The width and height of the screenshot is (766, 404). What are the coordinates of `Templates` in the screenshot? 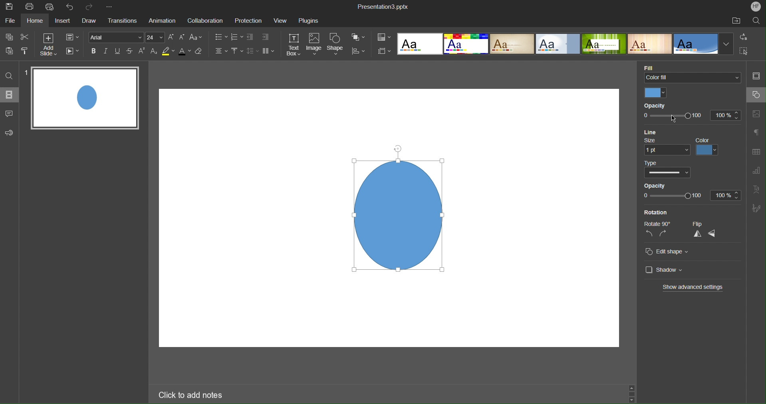 It's located at (565, 43).